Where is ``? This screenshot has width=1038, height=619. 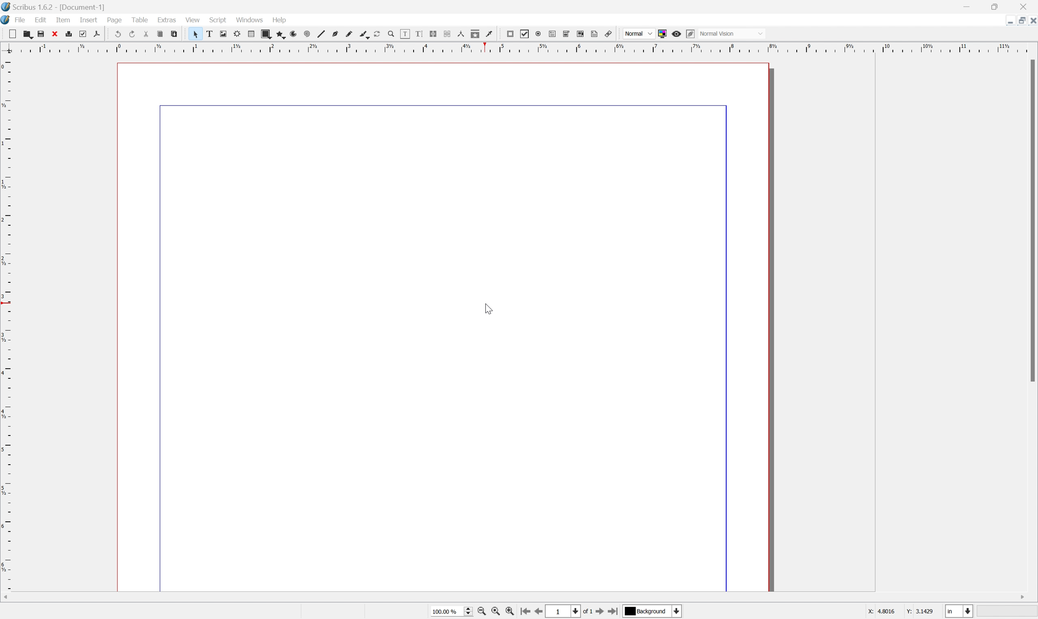  is located at coordinates (553, 34).